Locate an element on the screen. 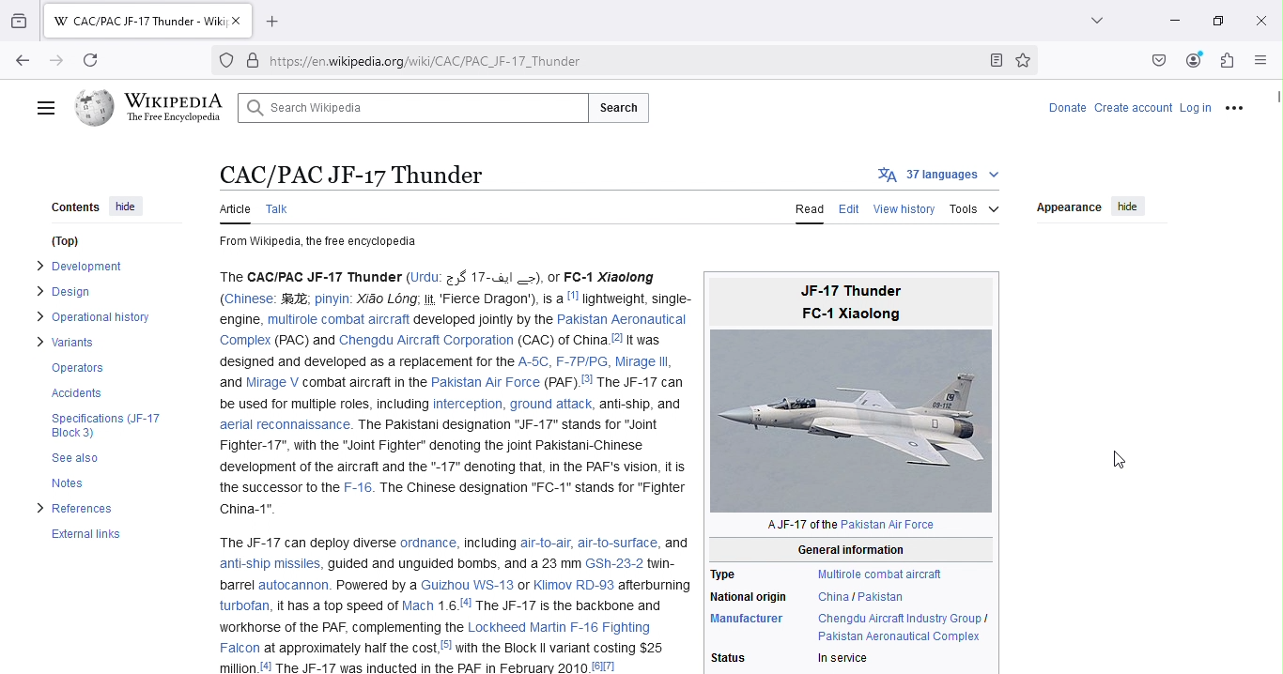 The width and height of the screenshot is (1283, 674). In service is located at coordinates (841, 658).